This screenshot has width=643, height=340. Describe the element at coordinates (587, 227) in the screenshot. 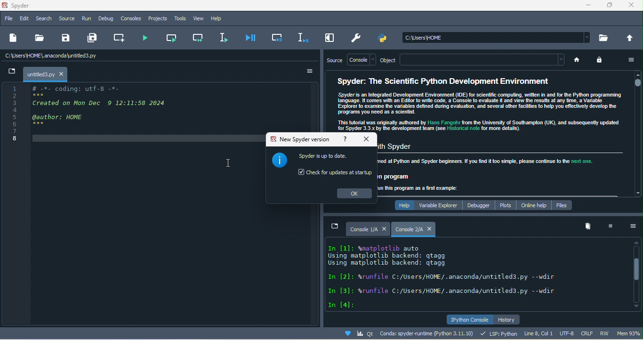

I see `remove all` at that location.